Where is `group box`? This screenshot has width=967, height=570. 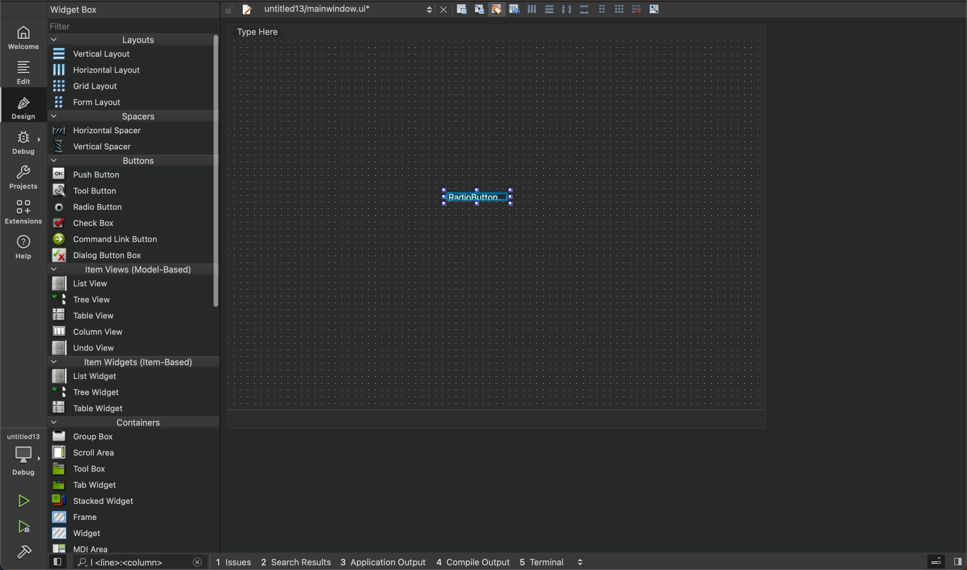 group box is located at coordinates (134, 436).